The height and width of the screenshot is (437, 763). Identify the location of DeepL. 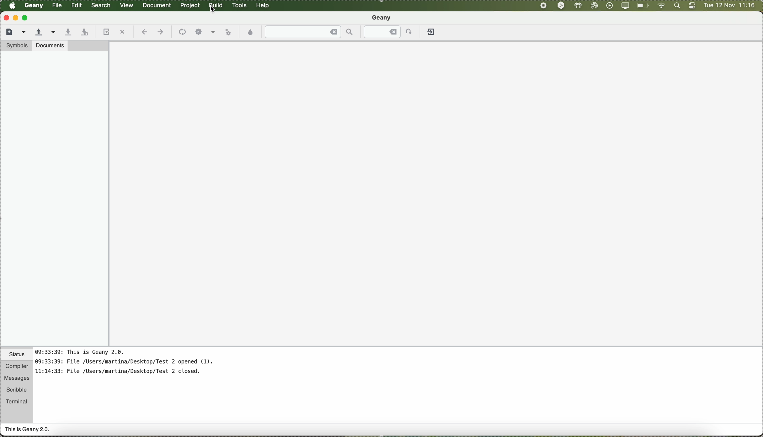
(561, 6).